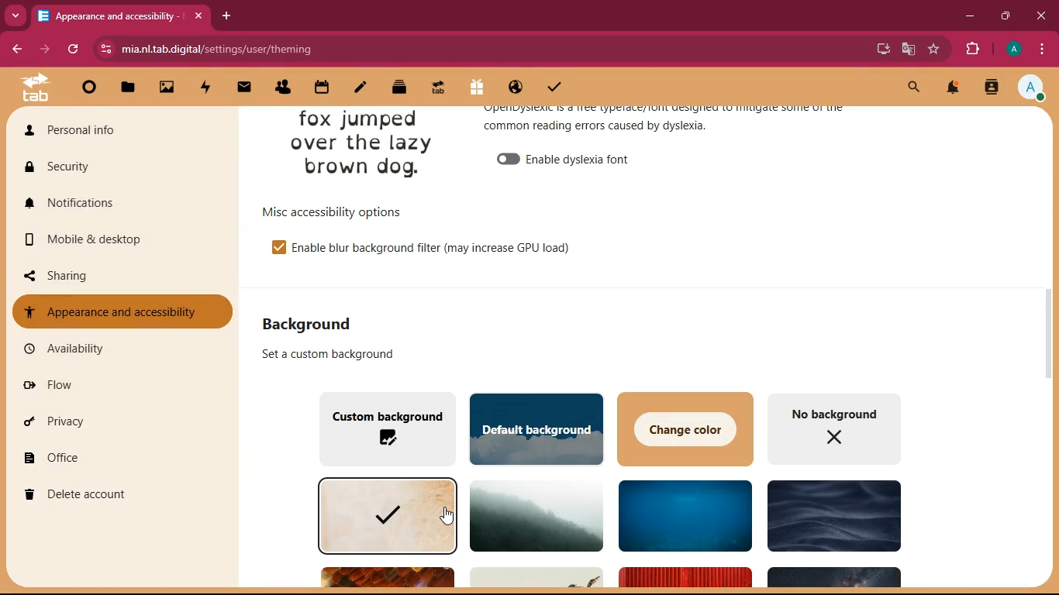 The height and width of the screenshot is (595, 1059). I want to click on more, so click(16, 15).